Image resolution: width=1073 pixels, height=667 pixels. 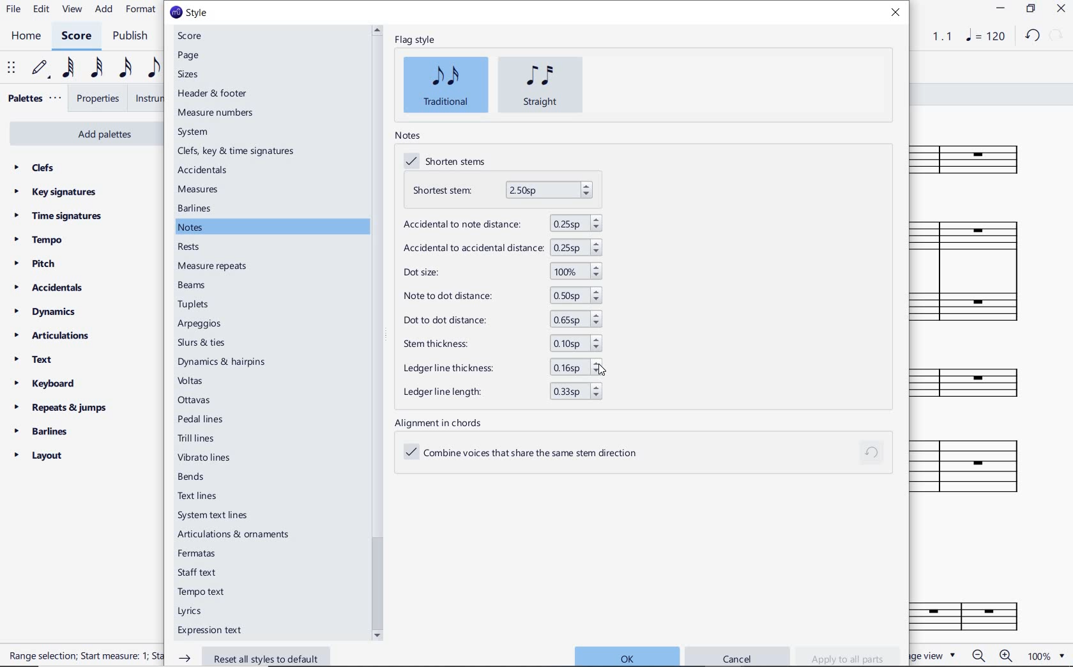 I want to click on style, so click(x=190, y=13).